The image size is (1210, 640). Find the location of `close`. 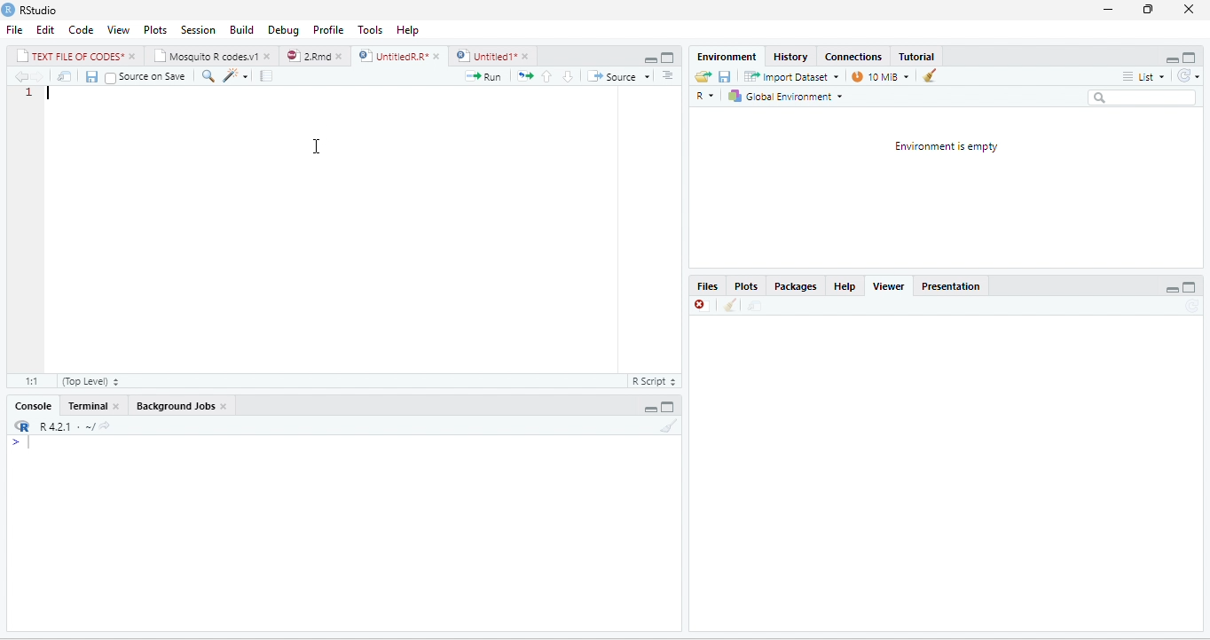

close is located at coordinates (270, 56).